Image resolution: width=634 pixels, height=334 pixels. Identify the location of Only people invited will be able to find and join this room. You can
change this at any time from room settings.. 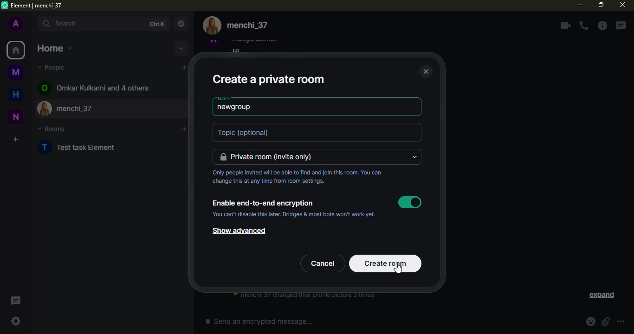
(297, 177).